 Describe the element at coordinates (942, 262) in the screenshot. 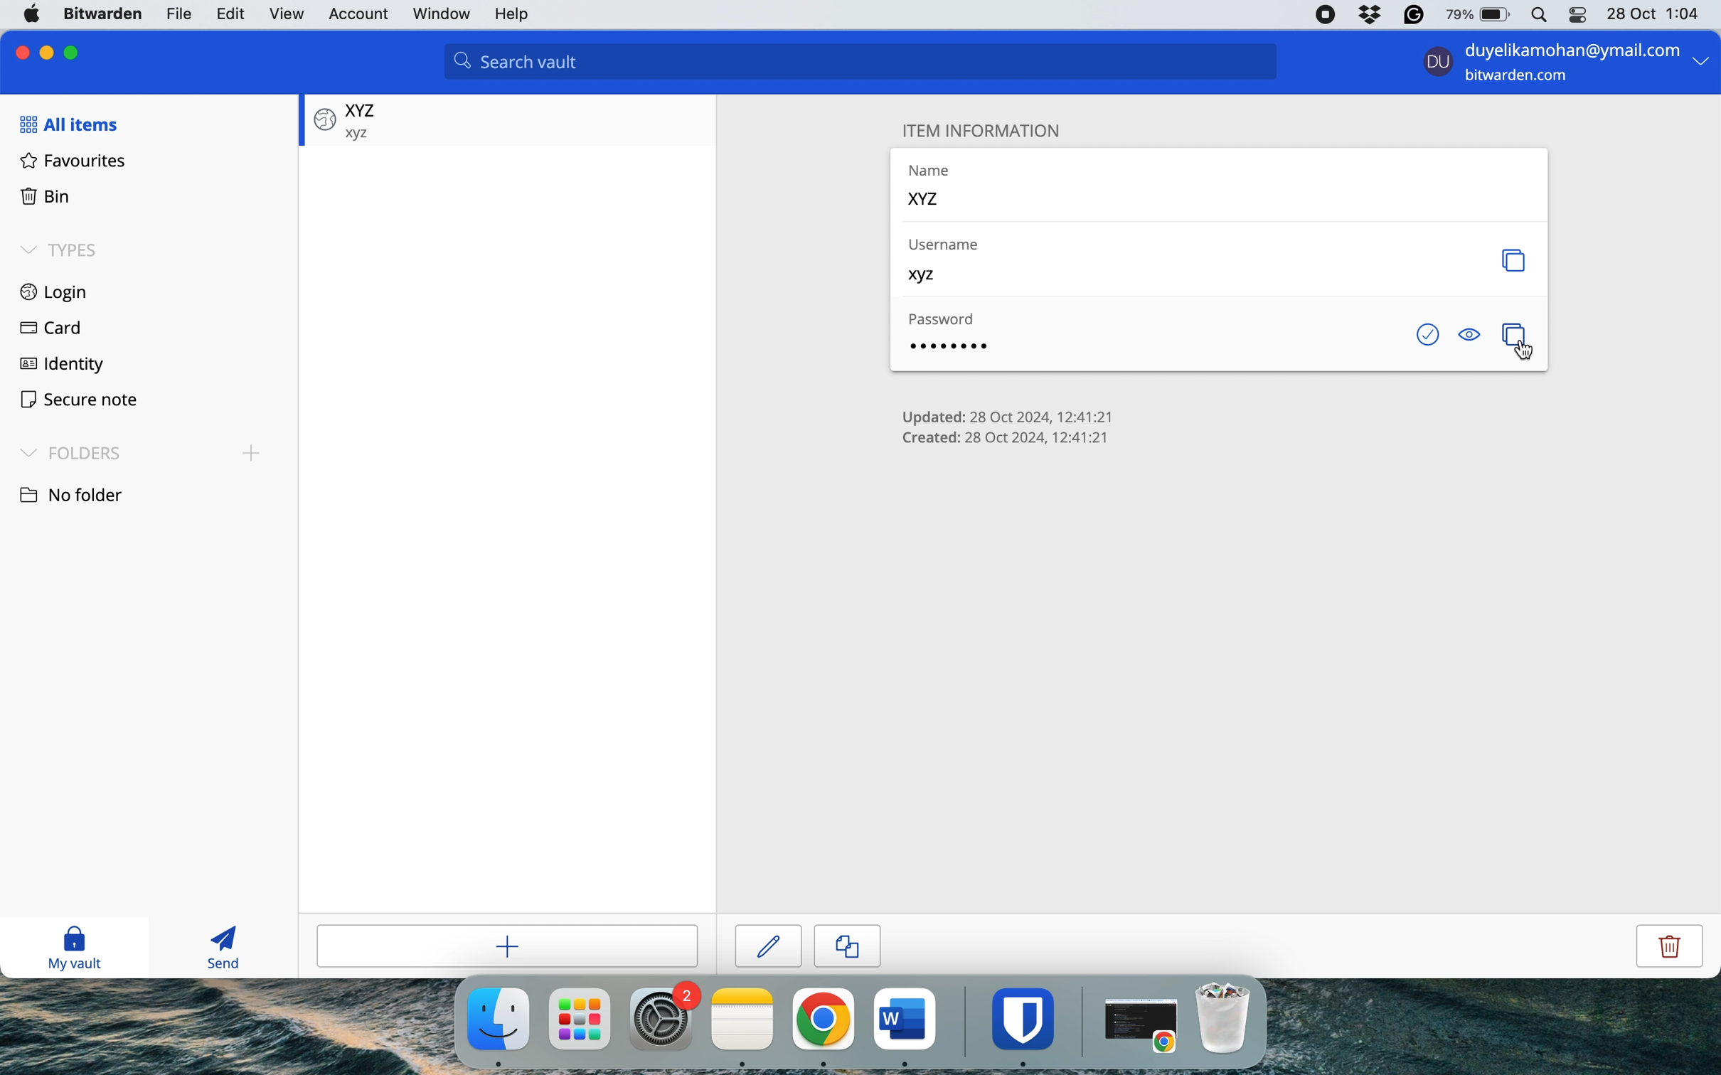

I see `username` at that location.